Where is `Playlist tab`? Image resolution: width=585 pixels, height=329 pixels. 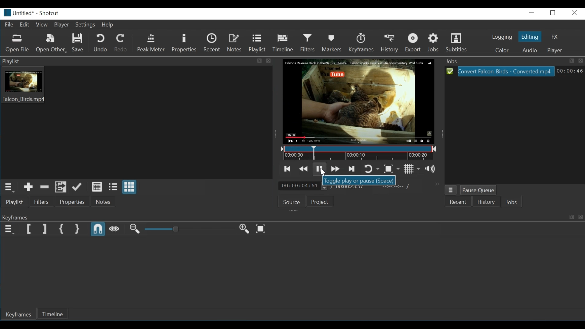
Playlist tab is located at coordinates (136, 60).